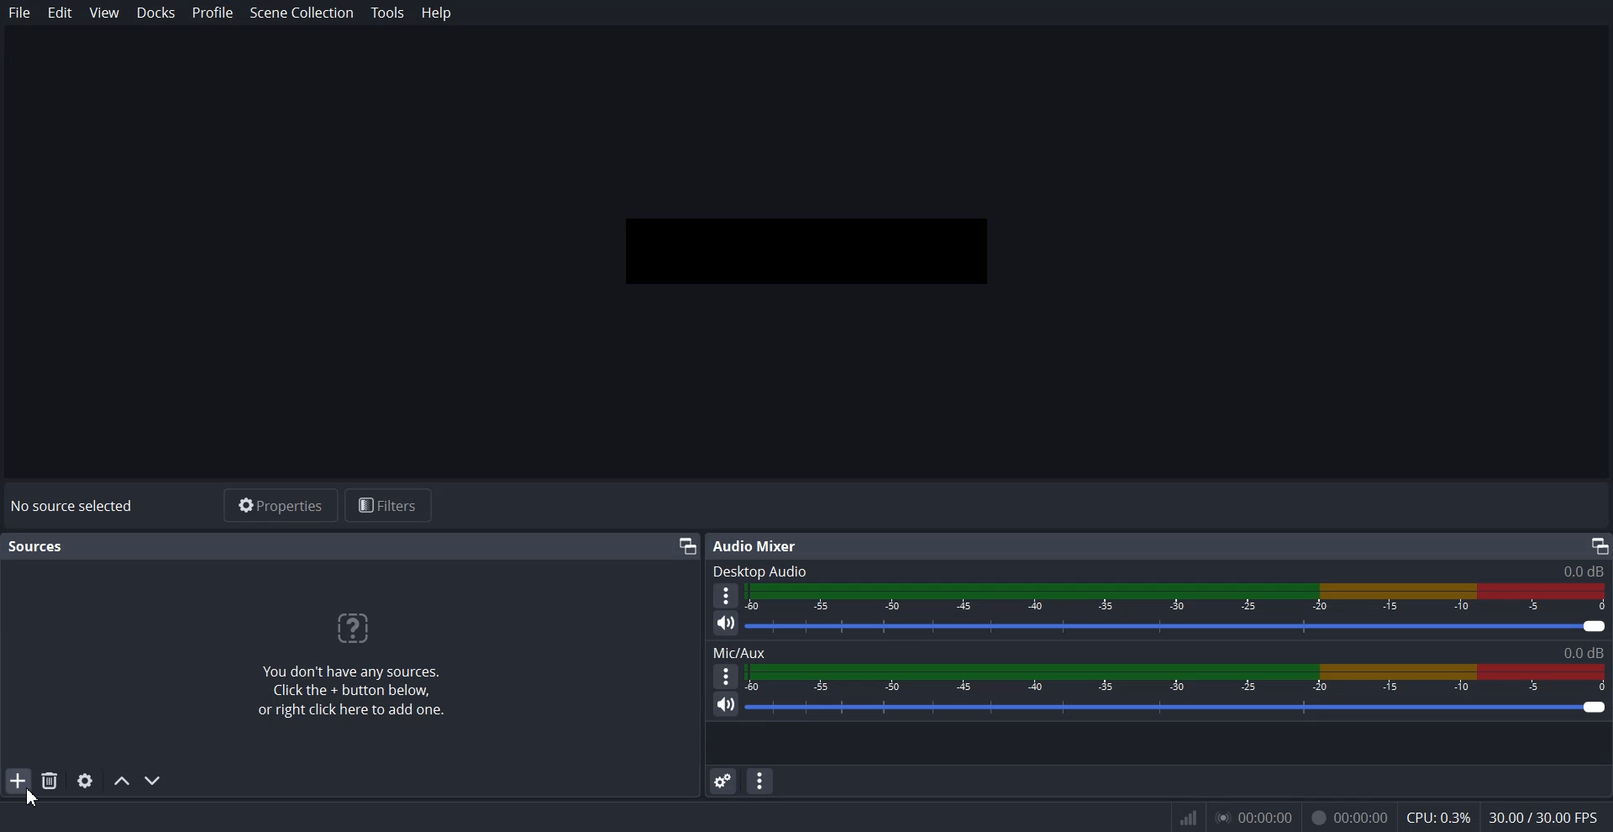  I want to click on Mute, so click(727, 704).